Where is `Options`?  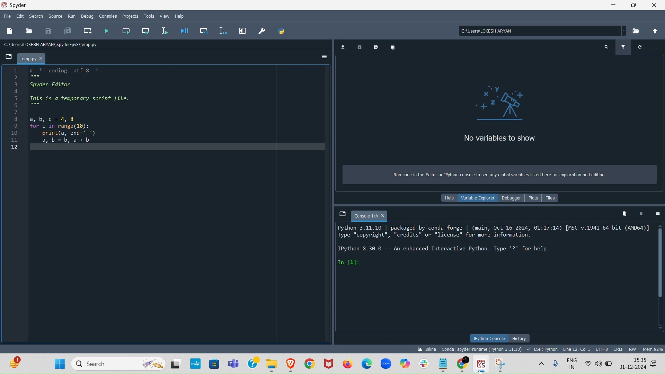
Options is located at coordinates (657, 214).